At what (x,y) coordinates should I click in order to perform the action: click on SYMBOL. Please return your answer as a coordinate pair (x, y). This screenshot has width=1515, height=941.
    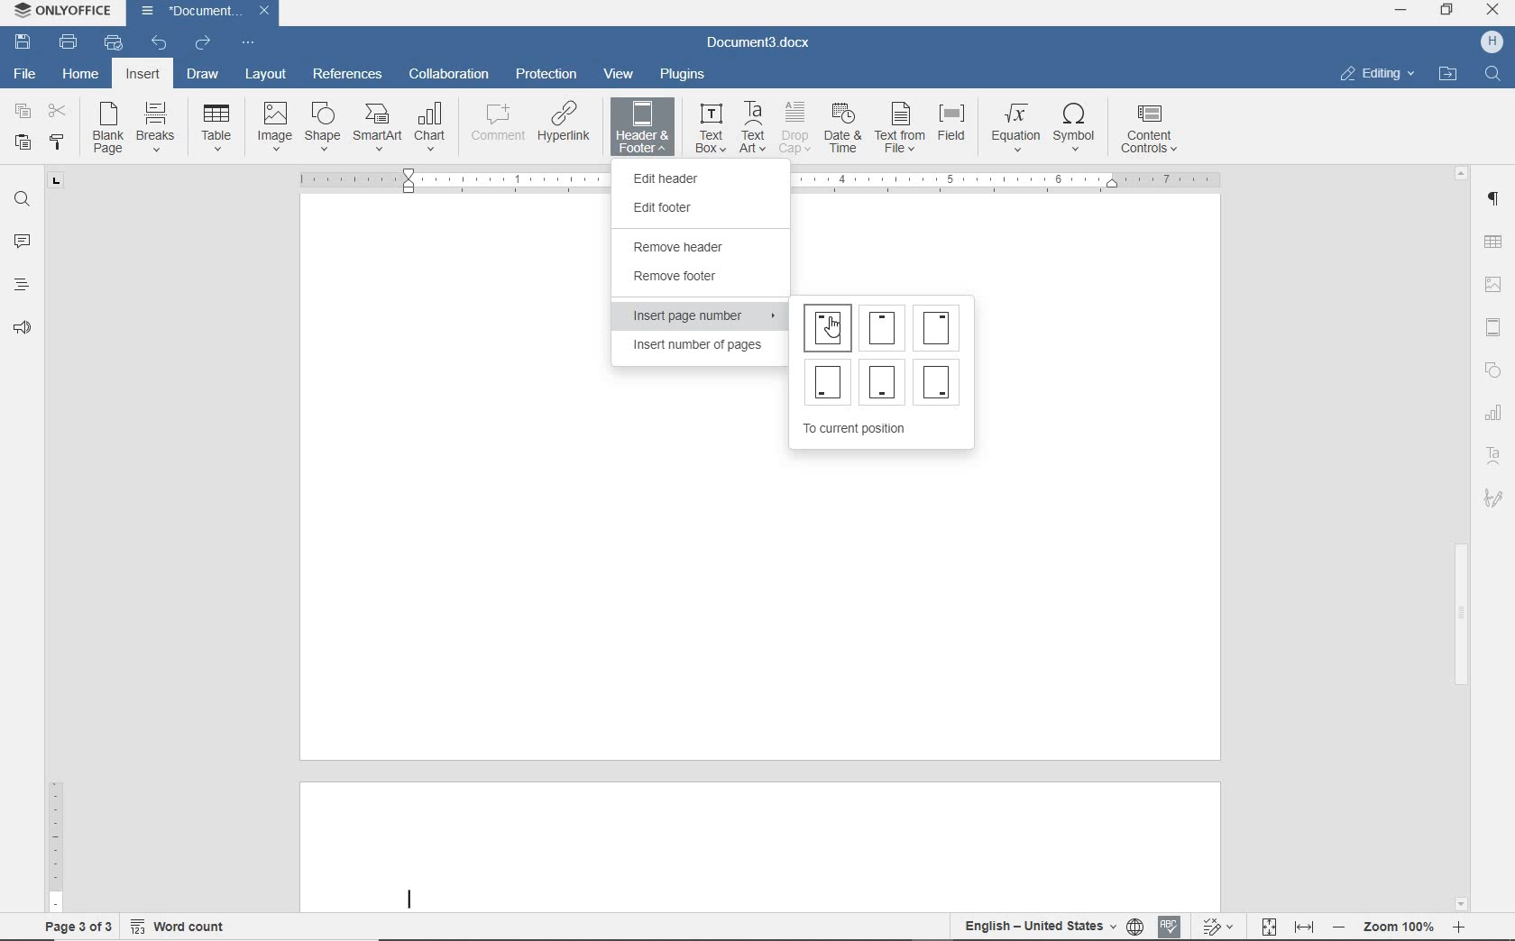
    Looking at the image, I should click on (1078, 125).